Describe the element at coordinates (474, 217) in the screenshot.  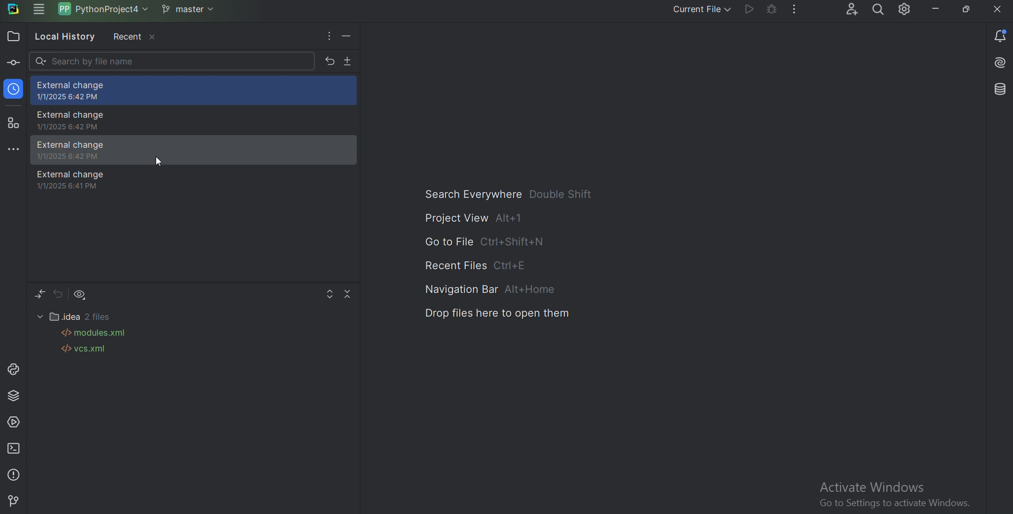
I see `Project view` at that location.